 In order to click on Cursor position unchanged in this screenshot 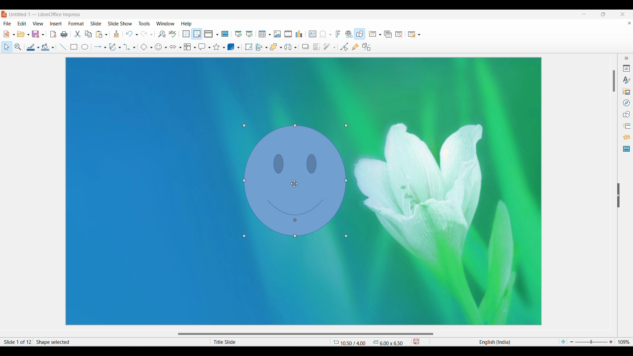, I will do `click(295, 184)`.